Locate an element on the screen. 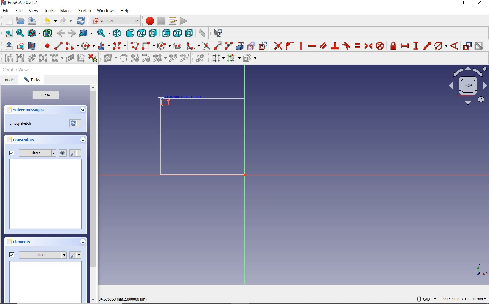  expand is located at coordinates (83, 110).